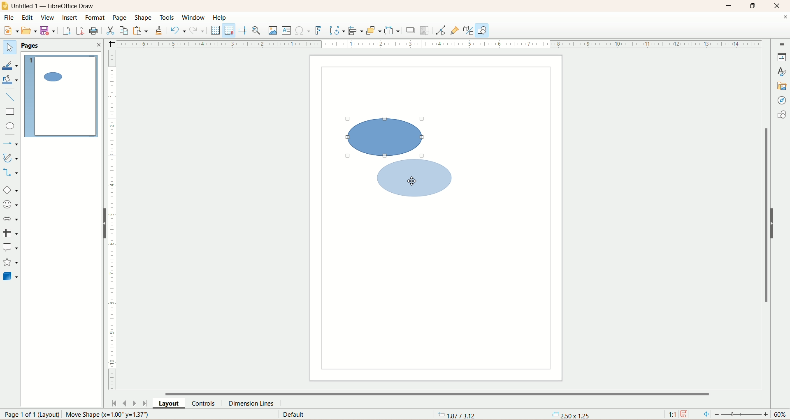  I want to click on star and banners, so click(10, 262).